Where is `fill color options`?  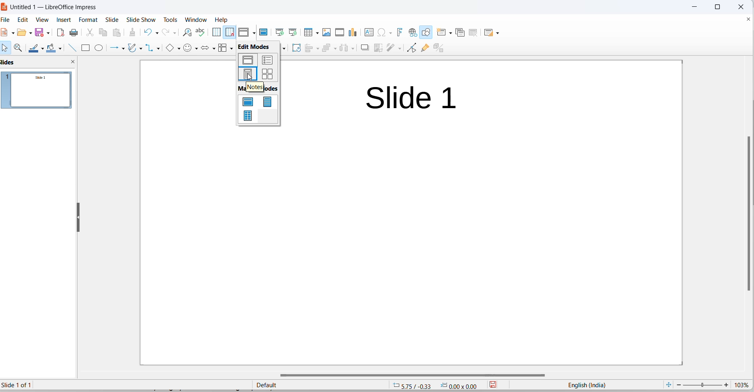 fill color options is located at coordinates (62, 48).